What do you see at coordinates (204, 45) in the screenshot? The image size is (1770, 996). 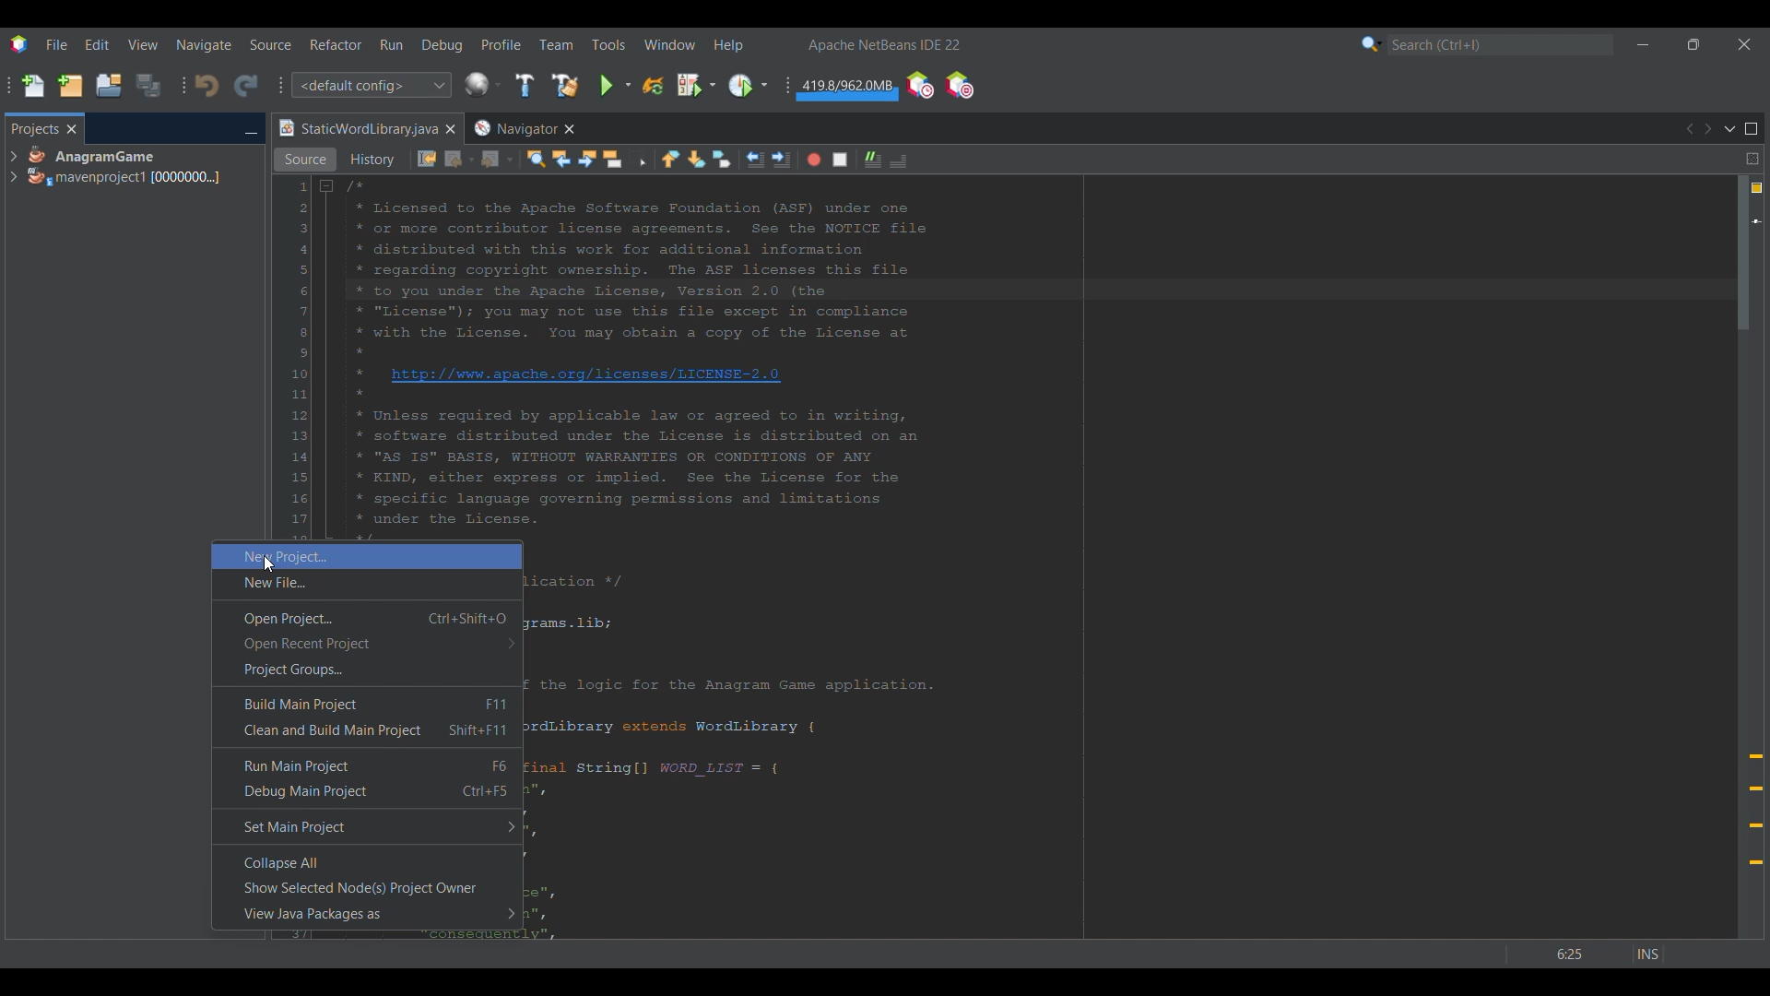 I see `Naviagate menu` at bounding box center [204, 45].